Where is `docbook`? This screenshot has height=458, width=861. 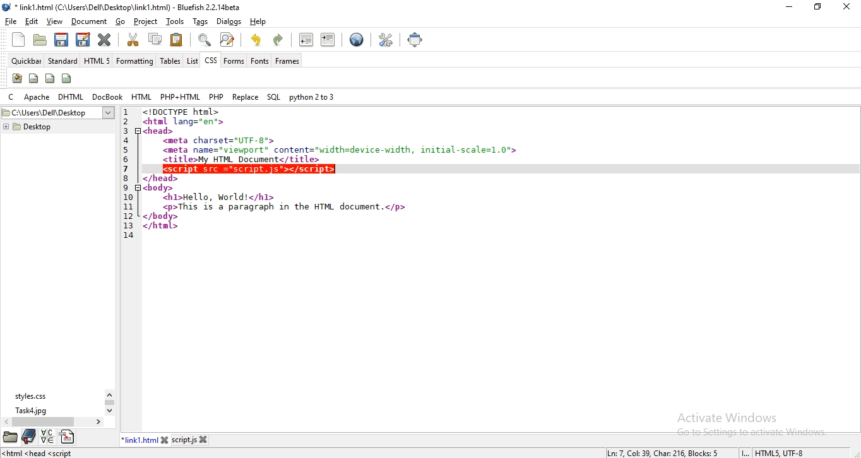
docbook is located at coordinates (107, 97).